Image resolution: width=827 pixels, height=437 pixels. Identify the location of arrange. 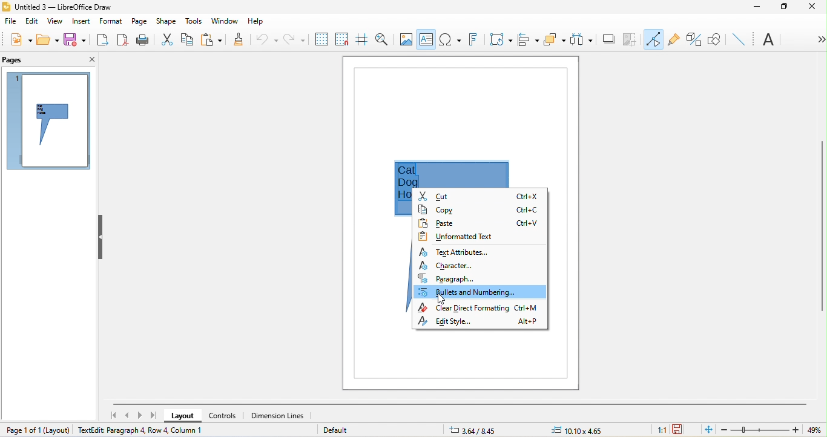
(555, 40).